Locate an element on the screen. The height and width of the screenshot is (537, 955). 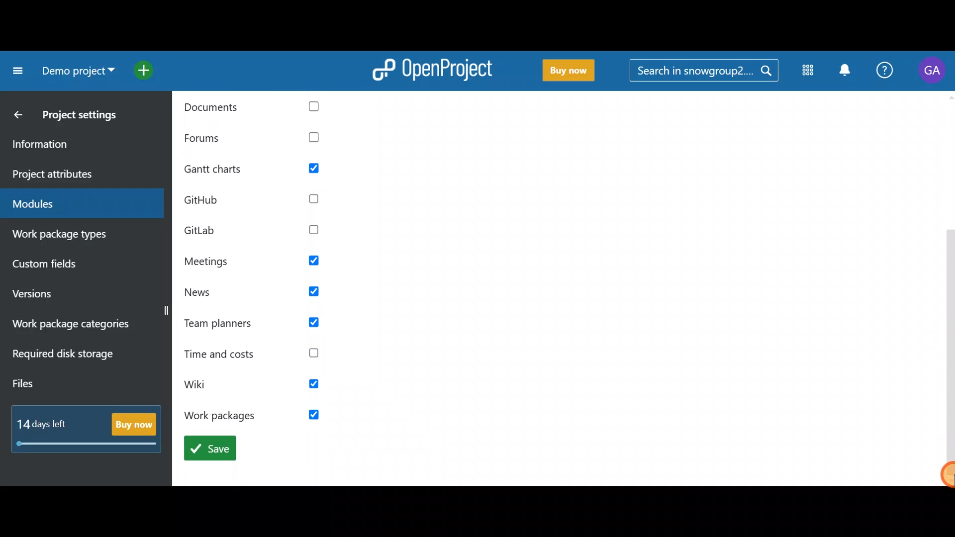
Open quick add menu is located at coordinates (146, 70).